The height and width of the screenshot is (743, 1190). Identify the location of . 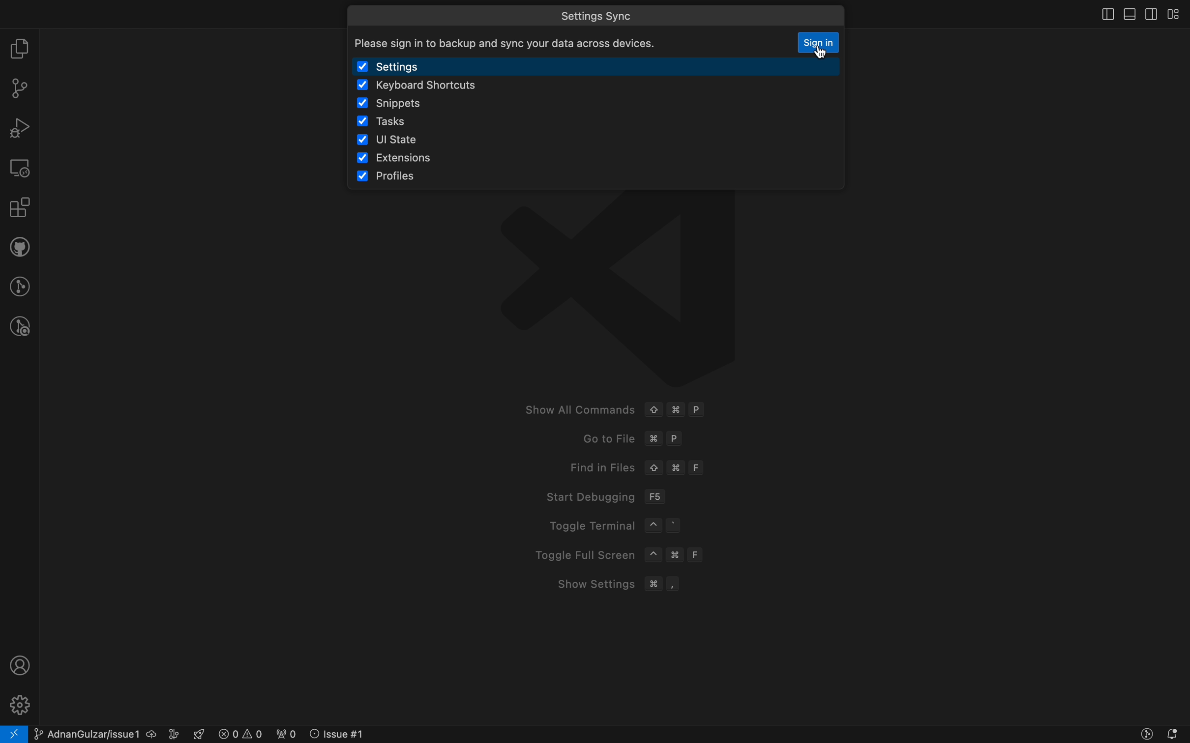
(1144, 735).